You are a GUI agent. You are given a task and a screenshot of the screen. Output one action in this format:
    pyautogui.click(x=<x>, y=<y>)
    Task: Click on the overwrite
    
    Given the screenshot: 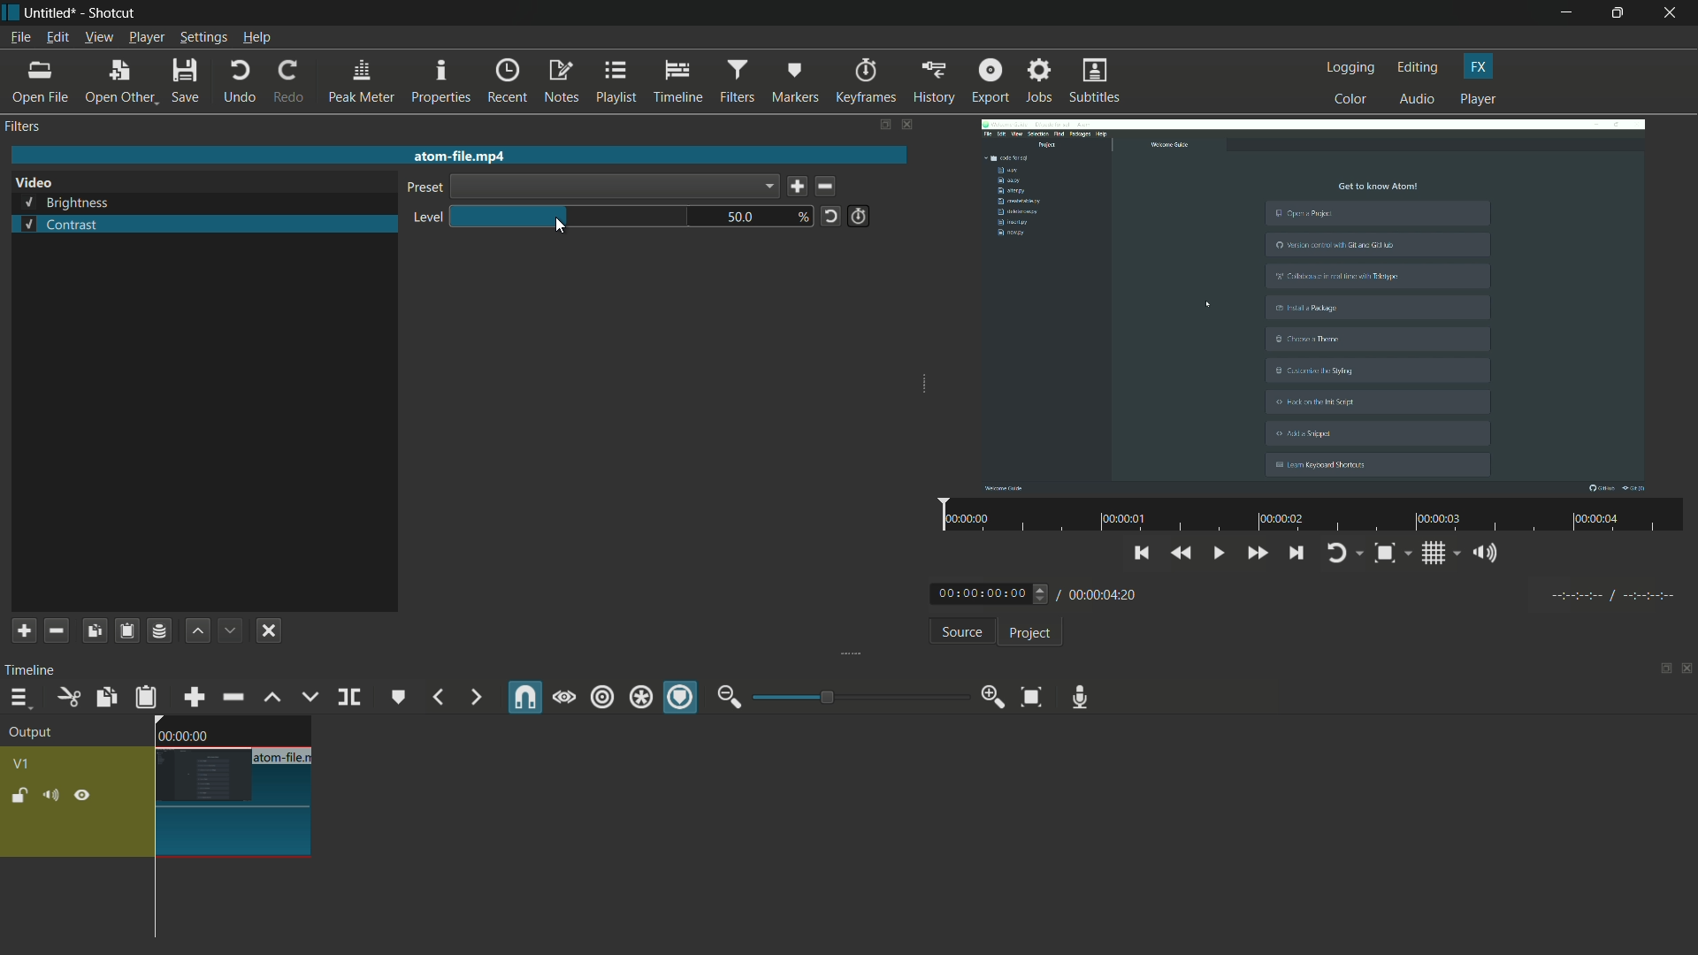 What is the action you would take?
    pyautogui.click(x=307, y=697)
    